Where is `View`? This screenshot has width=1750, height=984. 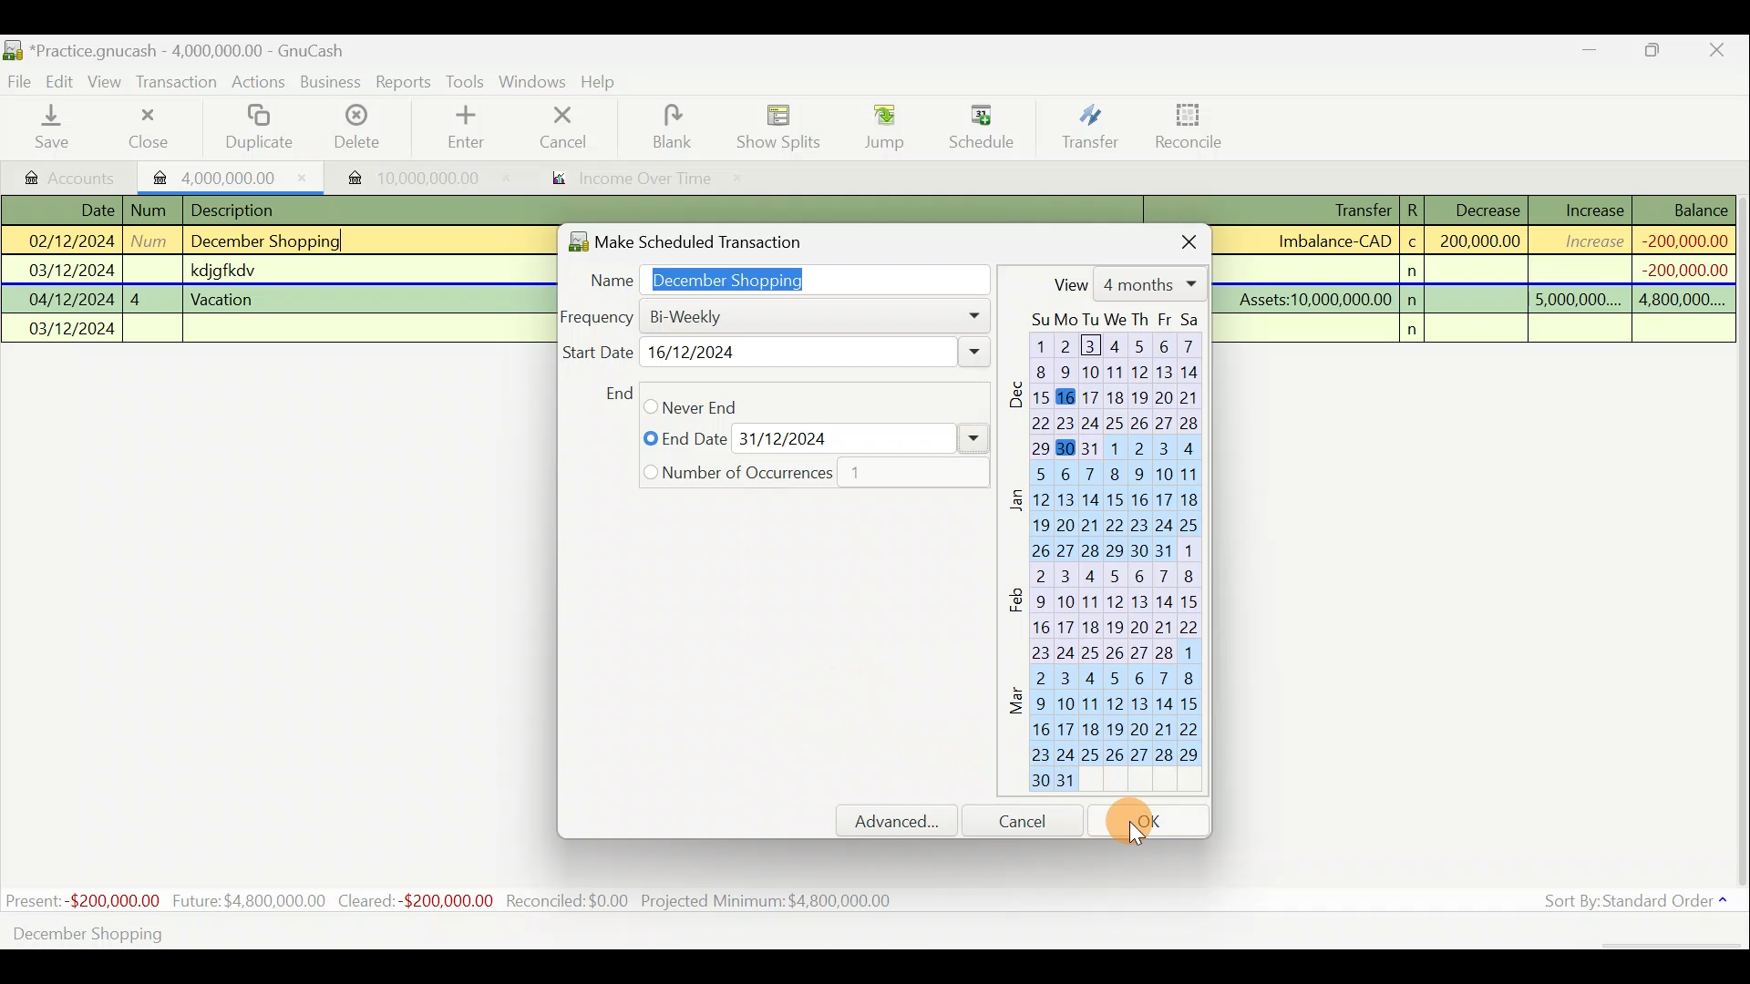
View is located at coordinates (1126, 283).